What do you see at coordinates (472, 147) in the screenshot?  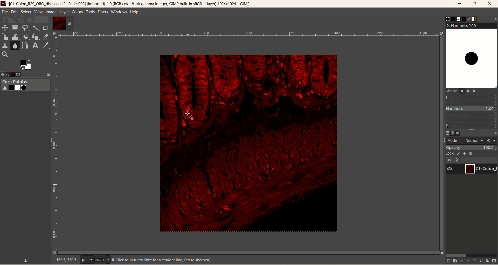 I see `opacity` at bounding box center [472, 147].